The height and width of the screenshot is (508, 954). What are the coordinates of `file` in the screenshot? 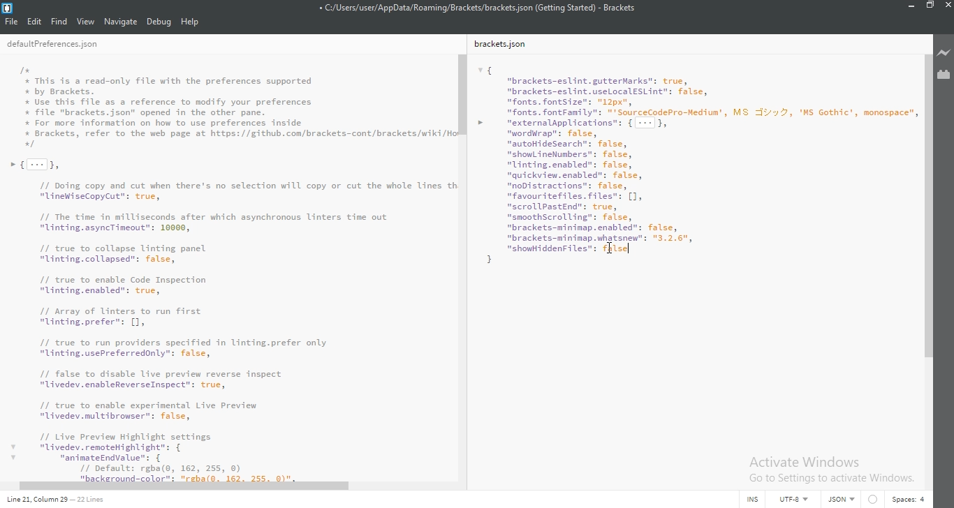 It's located at (10, 22).